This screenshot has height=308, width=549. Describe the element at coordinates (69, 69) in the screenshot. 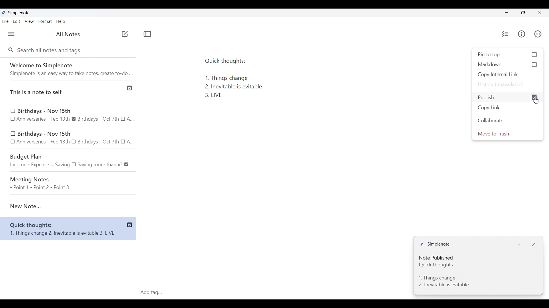

I see `Welcome note from software ` at that location.